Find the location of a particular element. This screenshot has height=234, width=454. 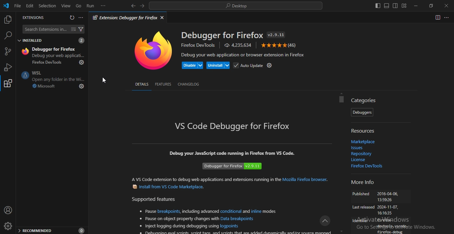

run is located at coordinates (91, 6).